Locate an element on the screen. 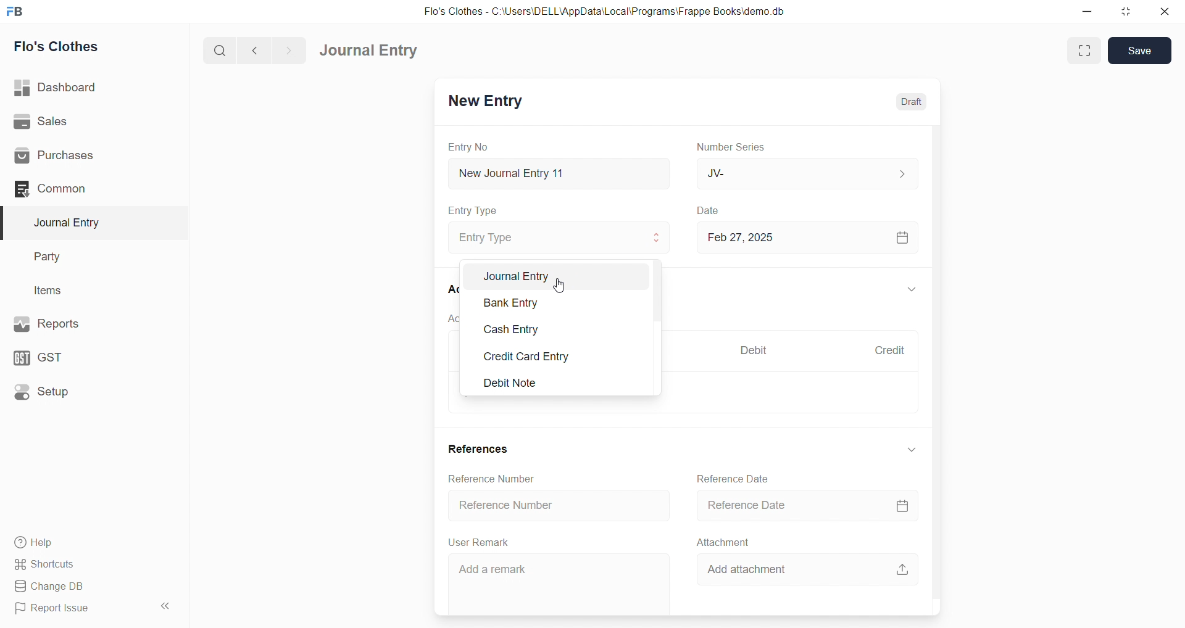 The image size is (1185, 628). Reference Number is located at coordinates (560, 506).